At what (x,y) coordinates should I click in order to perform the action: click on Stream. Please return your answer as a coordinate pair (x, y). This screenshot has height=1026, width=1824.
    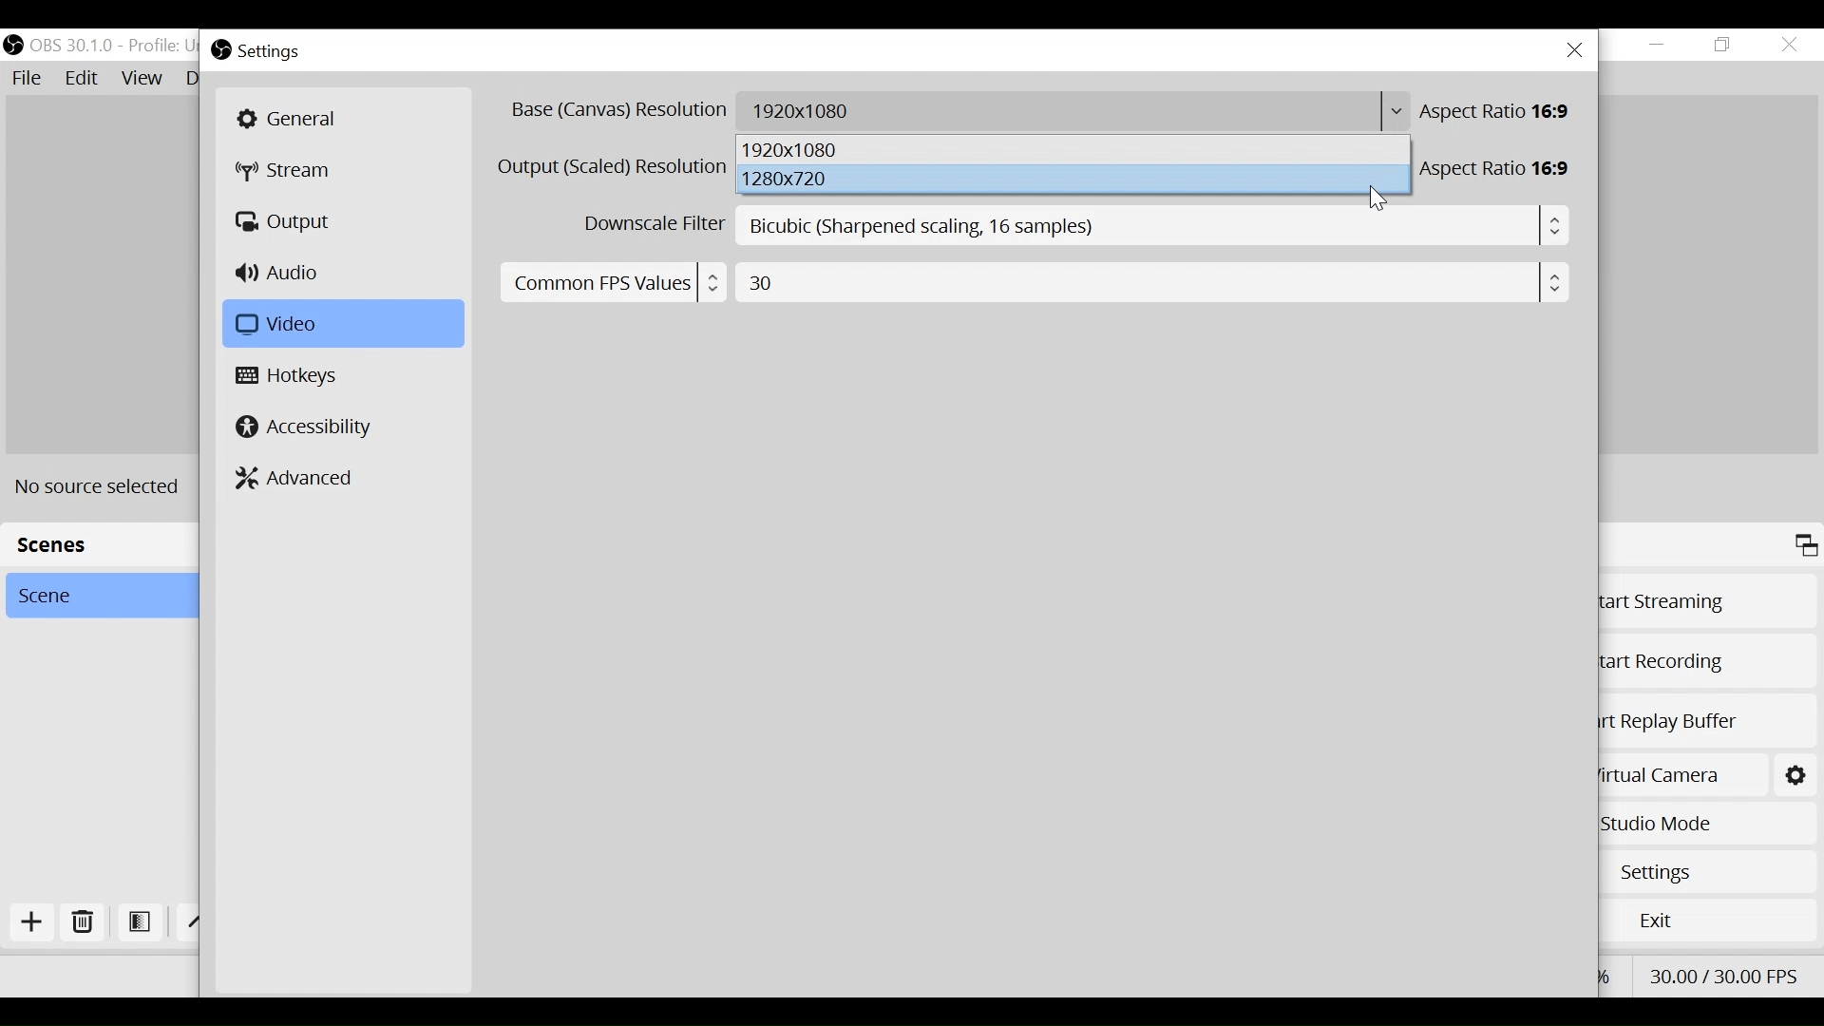
    Looking at the image, I should click on (294, 172).